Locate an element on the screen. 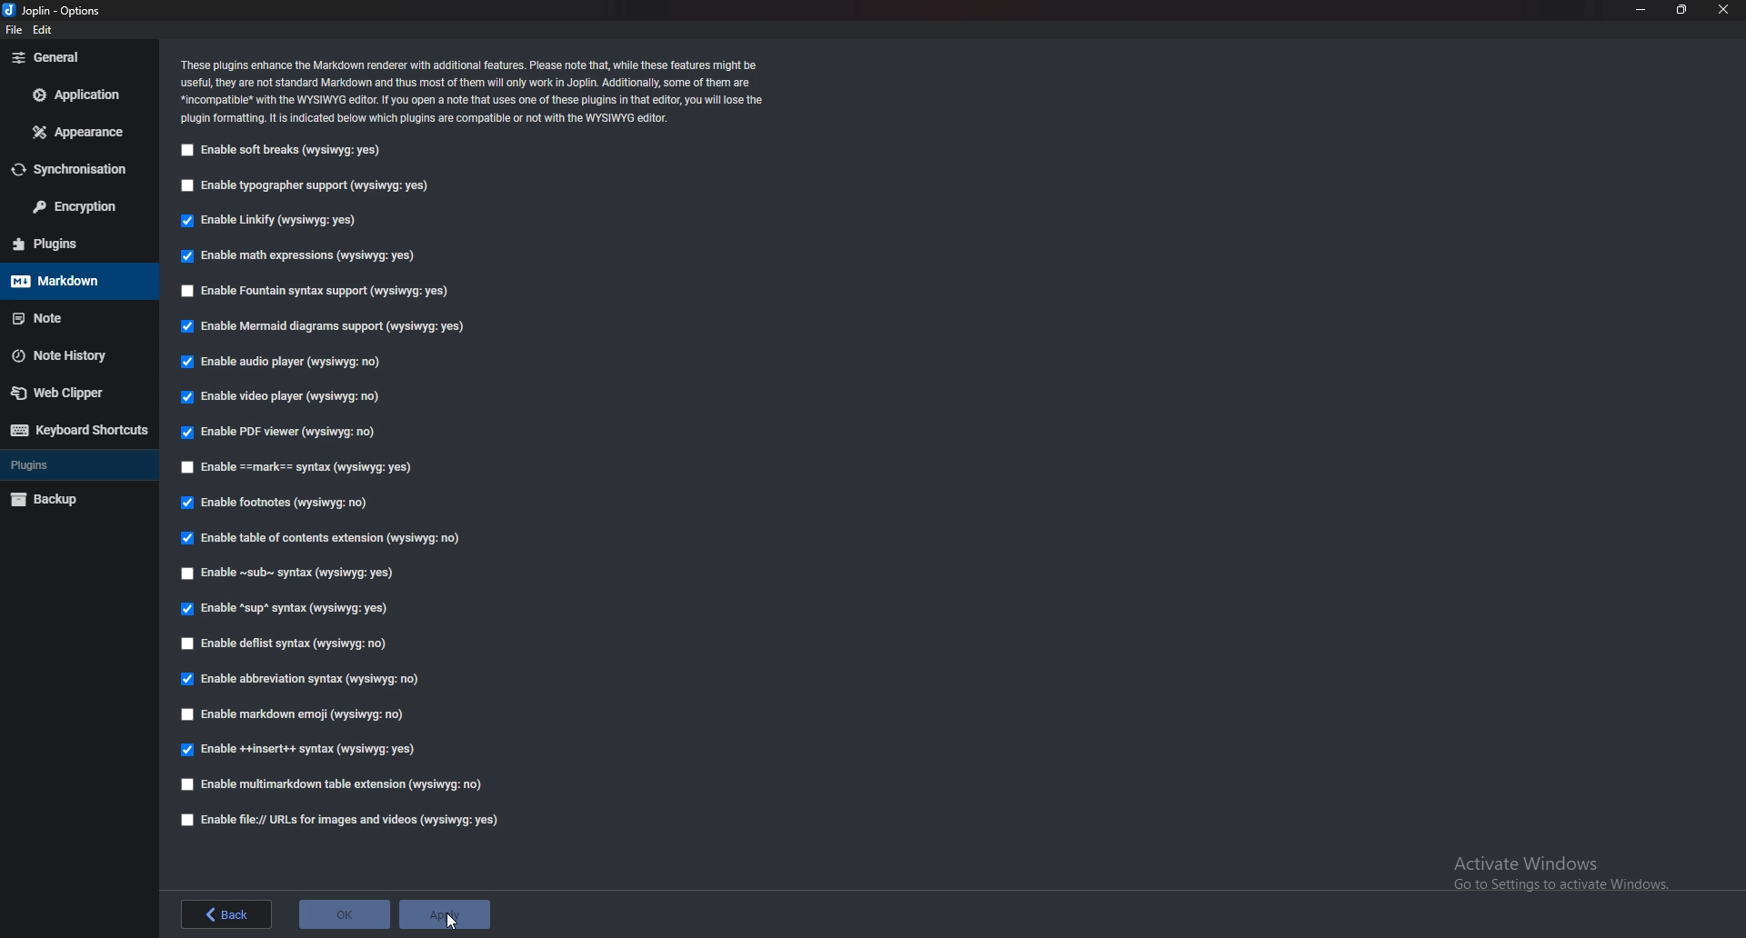  Enable Mark Syntax is located at coordinates (302, 470).